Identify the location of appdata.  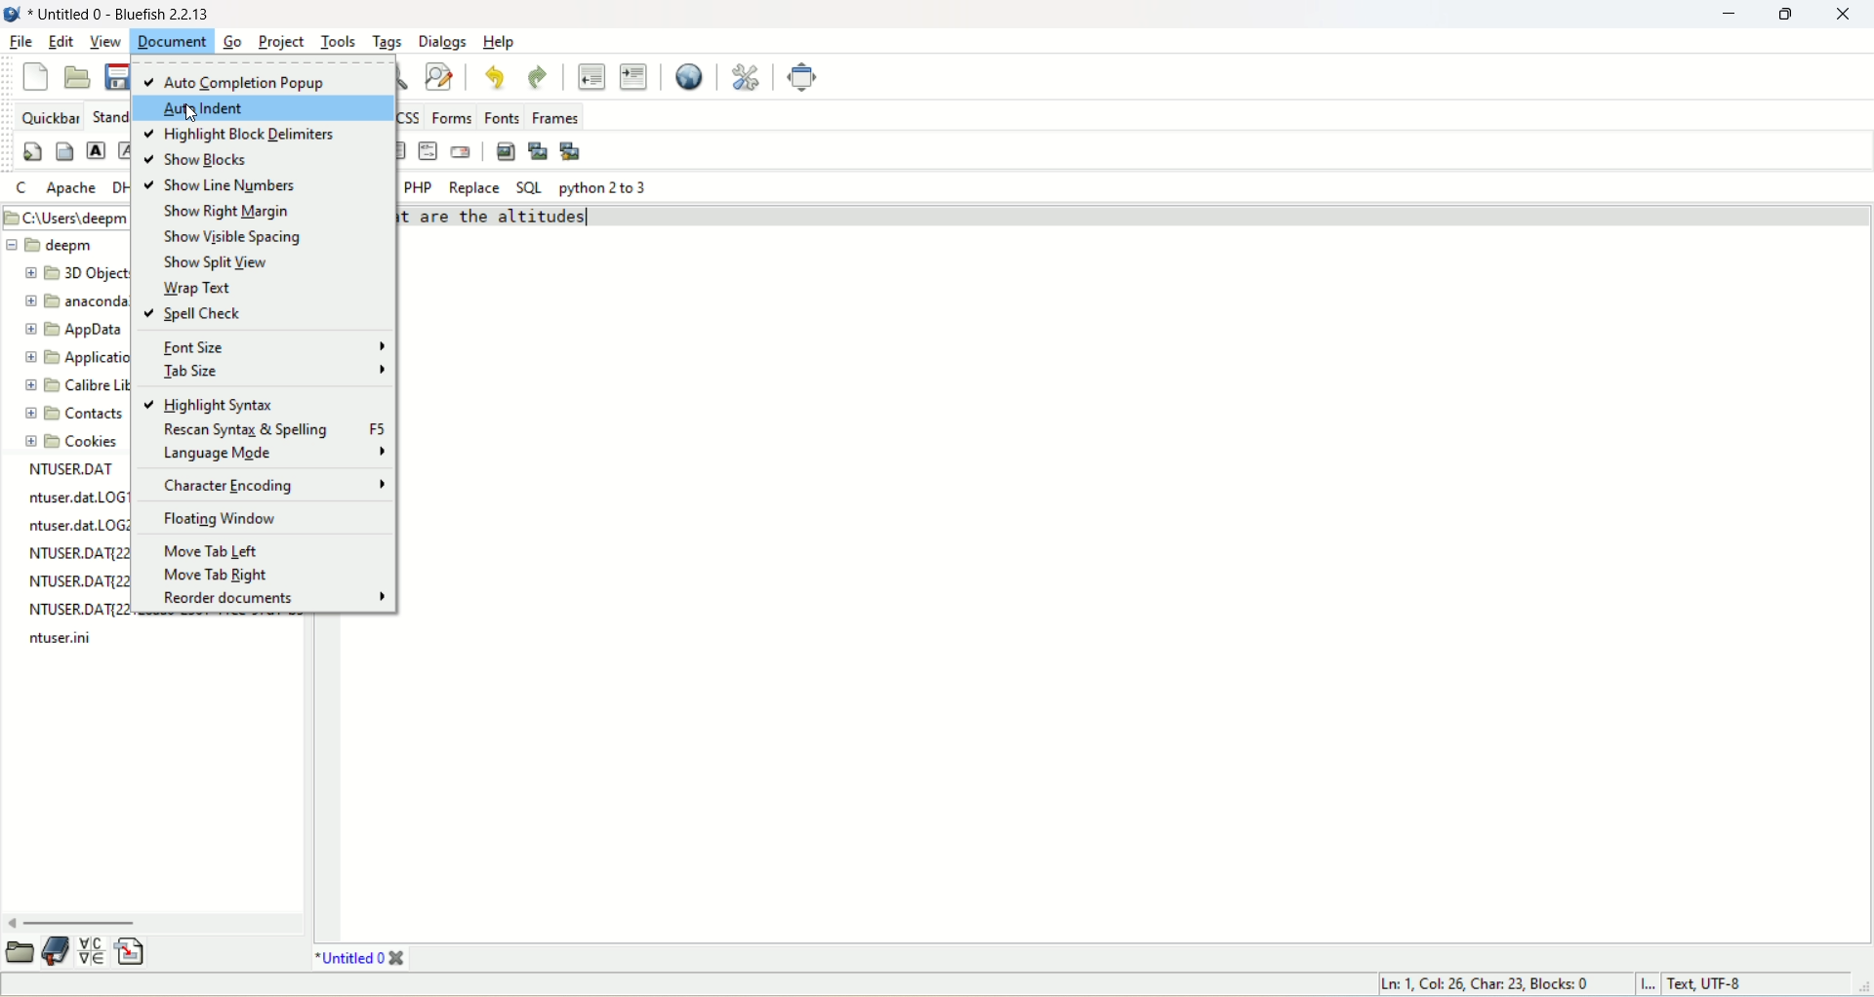
(71, 335).